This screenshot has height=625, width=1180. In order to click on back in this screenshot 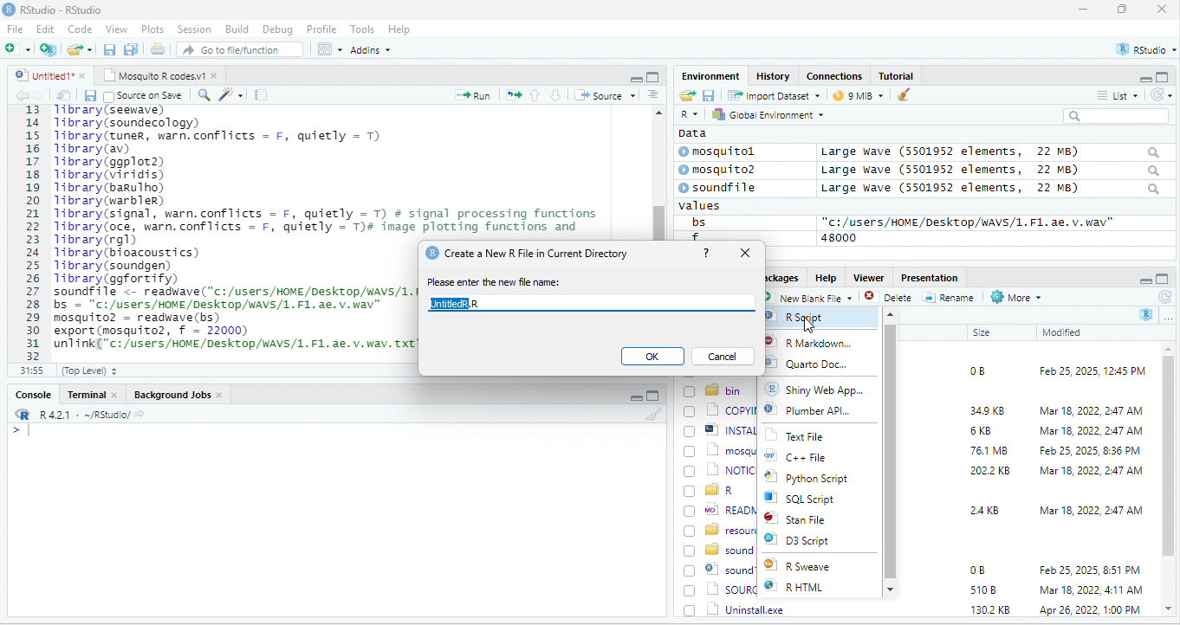, I will do `click(24, 96)`.